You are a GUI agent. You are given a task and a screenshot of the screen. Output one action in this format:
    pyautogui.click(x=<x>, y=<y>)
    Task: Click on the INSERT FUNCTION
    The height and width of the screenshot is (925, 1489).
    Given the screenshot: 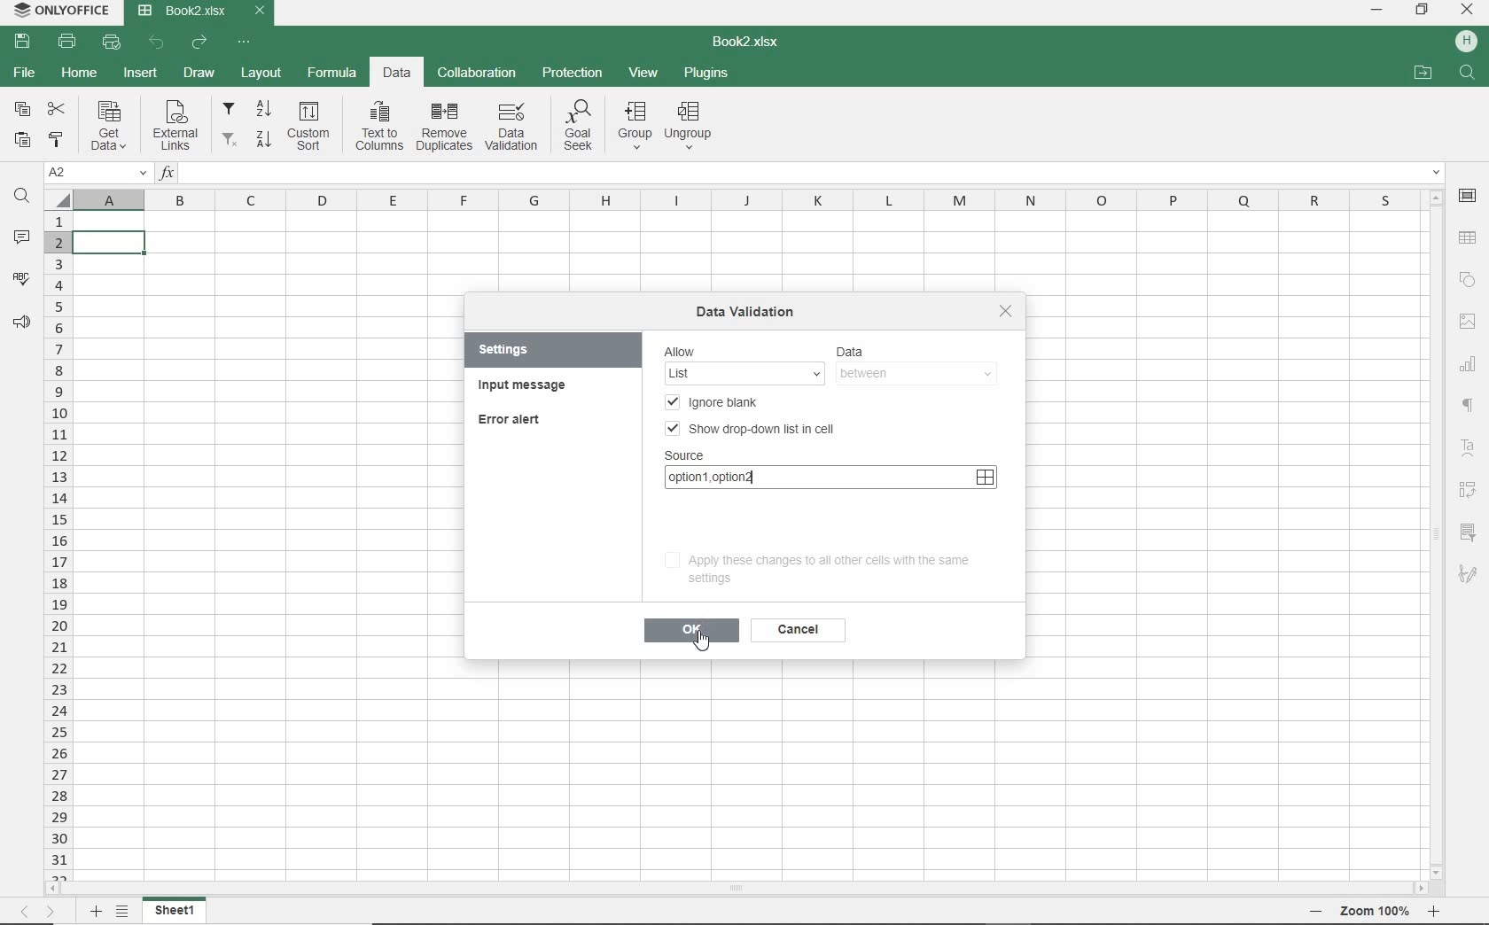 What is the action you would take?
    pyautogui.click(x=800, y=171)
    